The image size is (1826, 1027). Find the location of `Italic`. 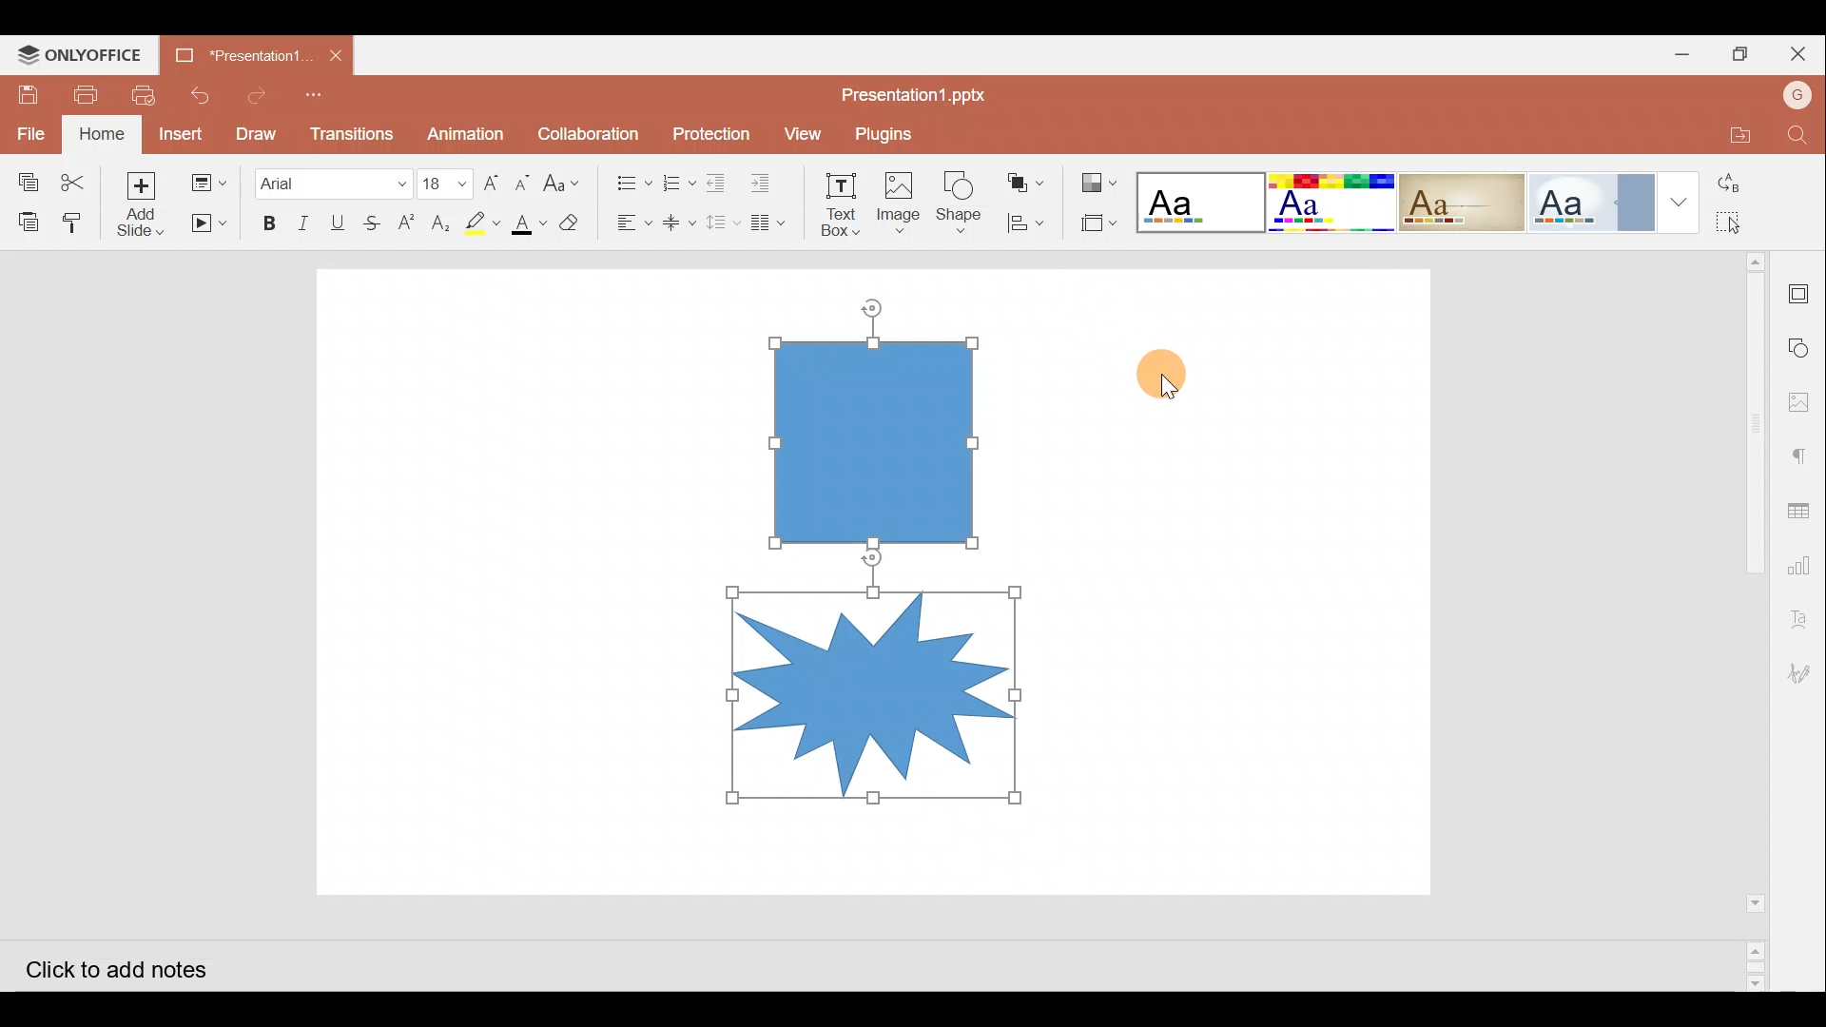

Italic is located at coordinates (303, 219).